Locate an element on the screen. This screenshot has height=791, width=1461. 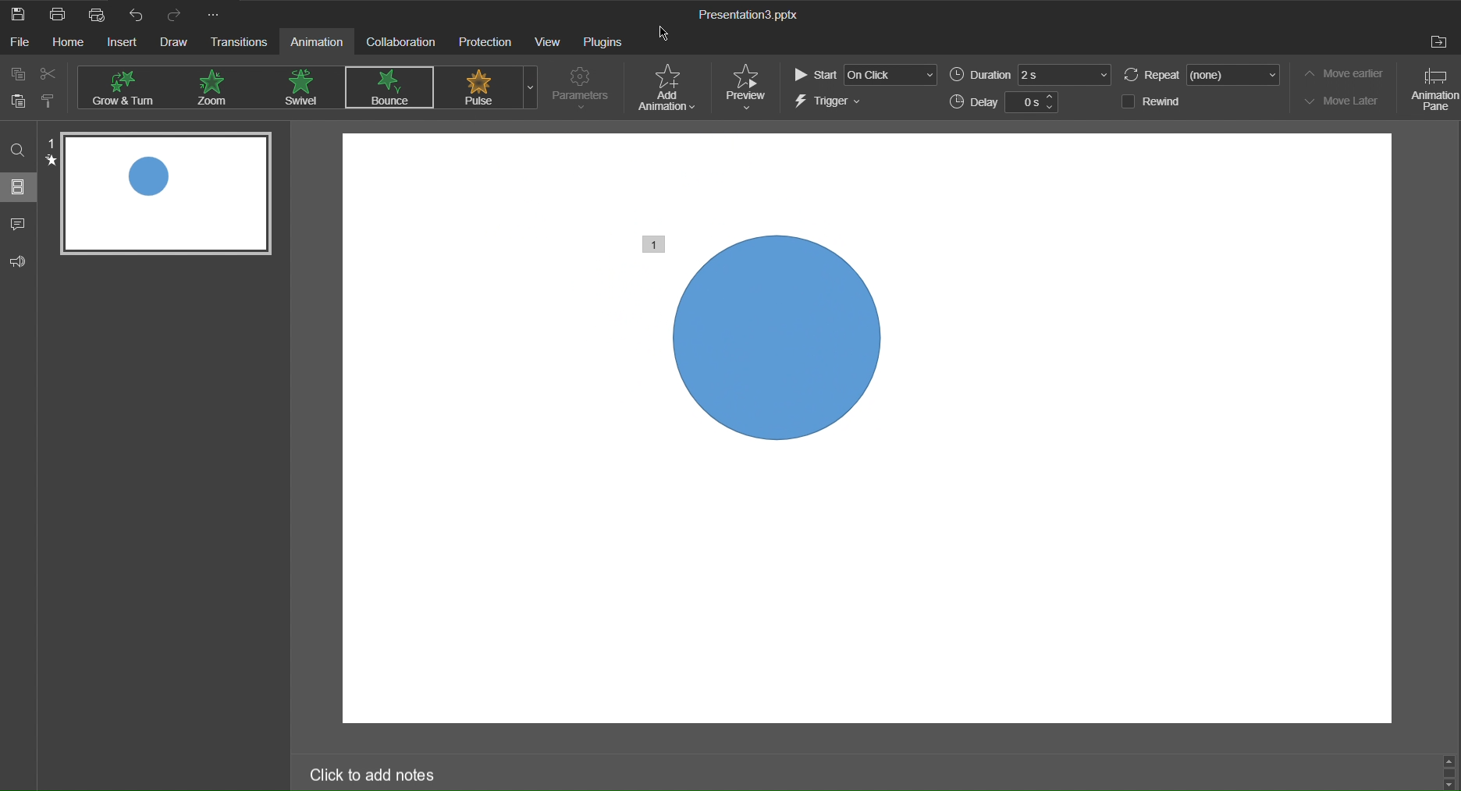
More is located at coordinates (216, 16).